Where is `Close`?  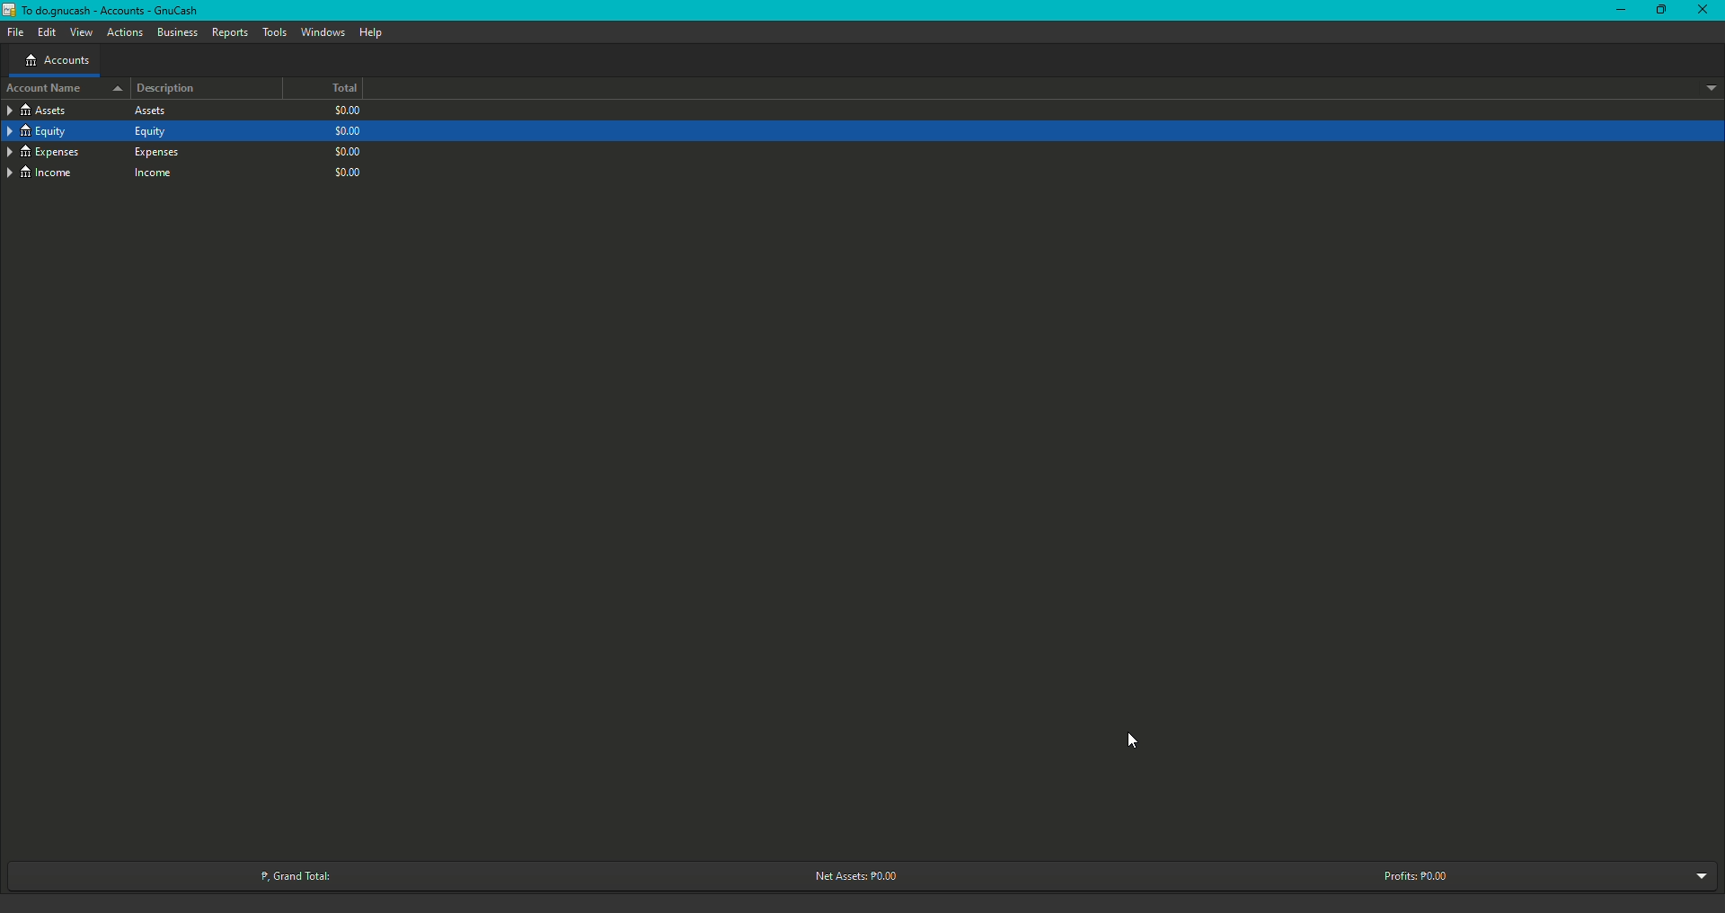
Close is located at coordinates (1703, 11).